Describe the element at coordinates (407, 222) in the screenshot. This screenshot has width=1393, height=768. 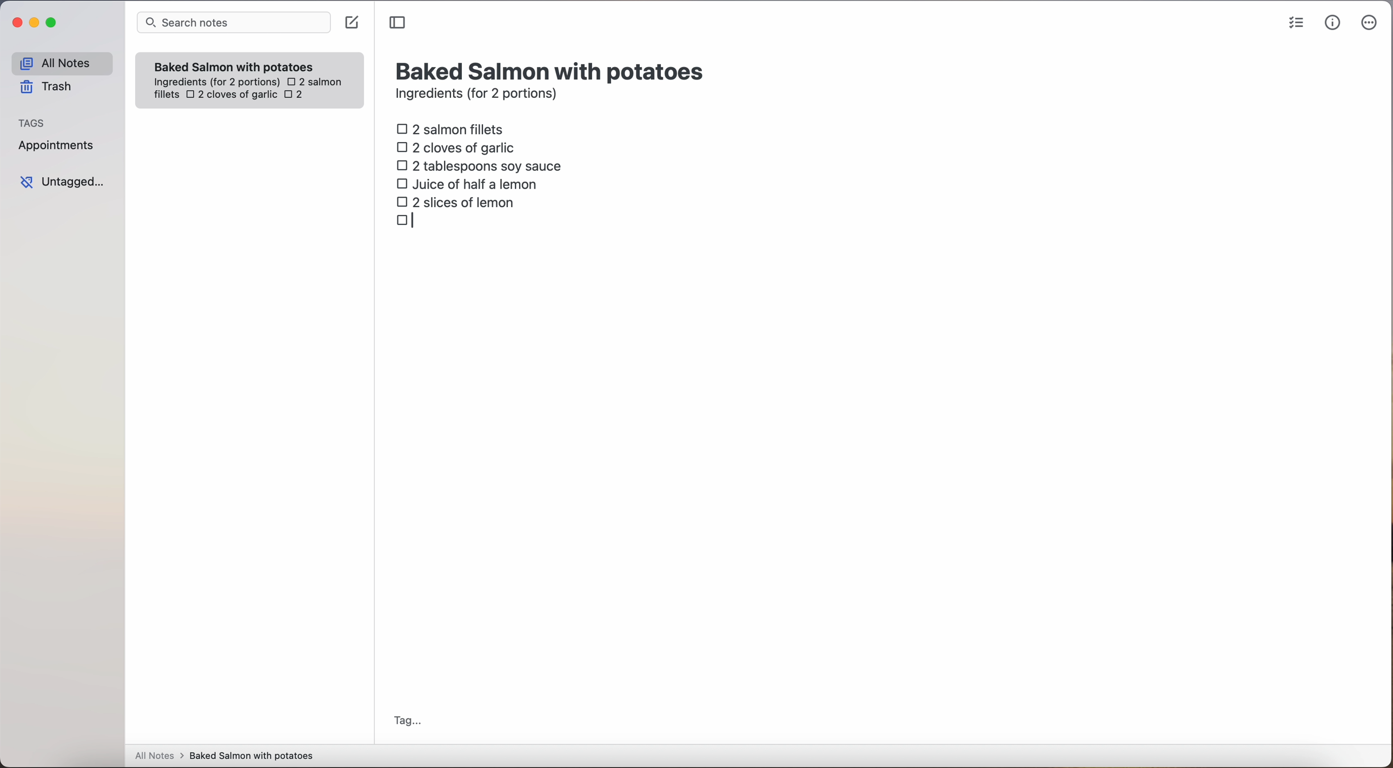
I see `checkbox` at that location.